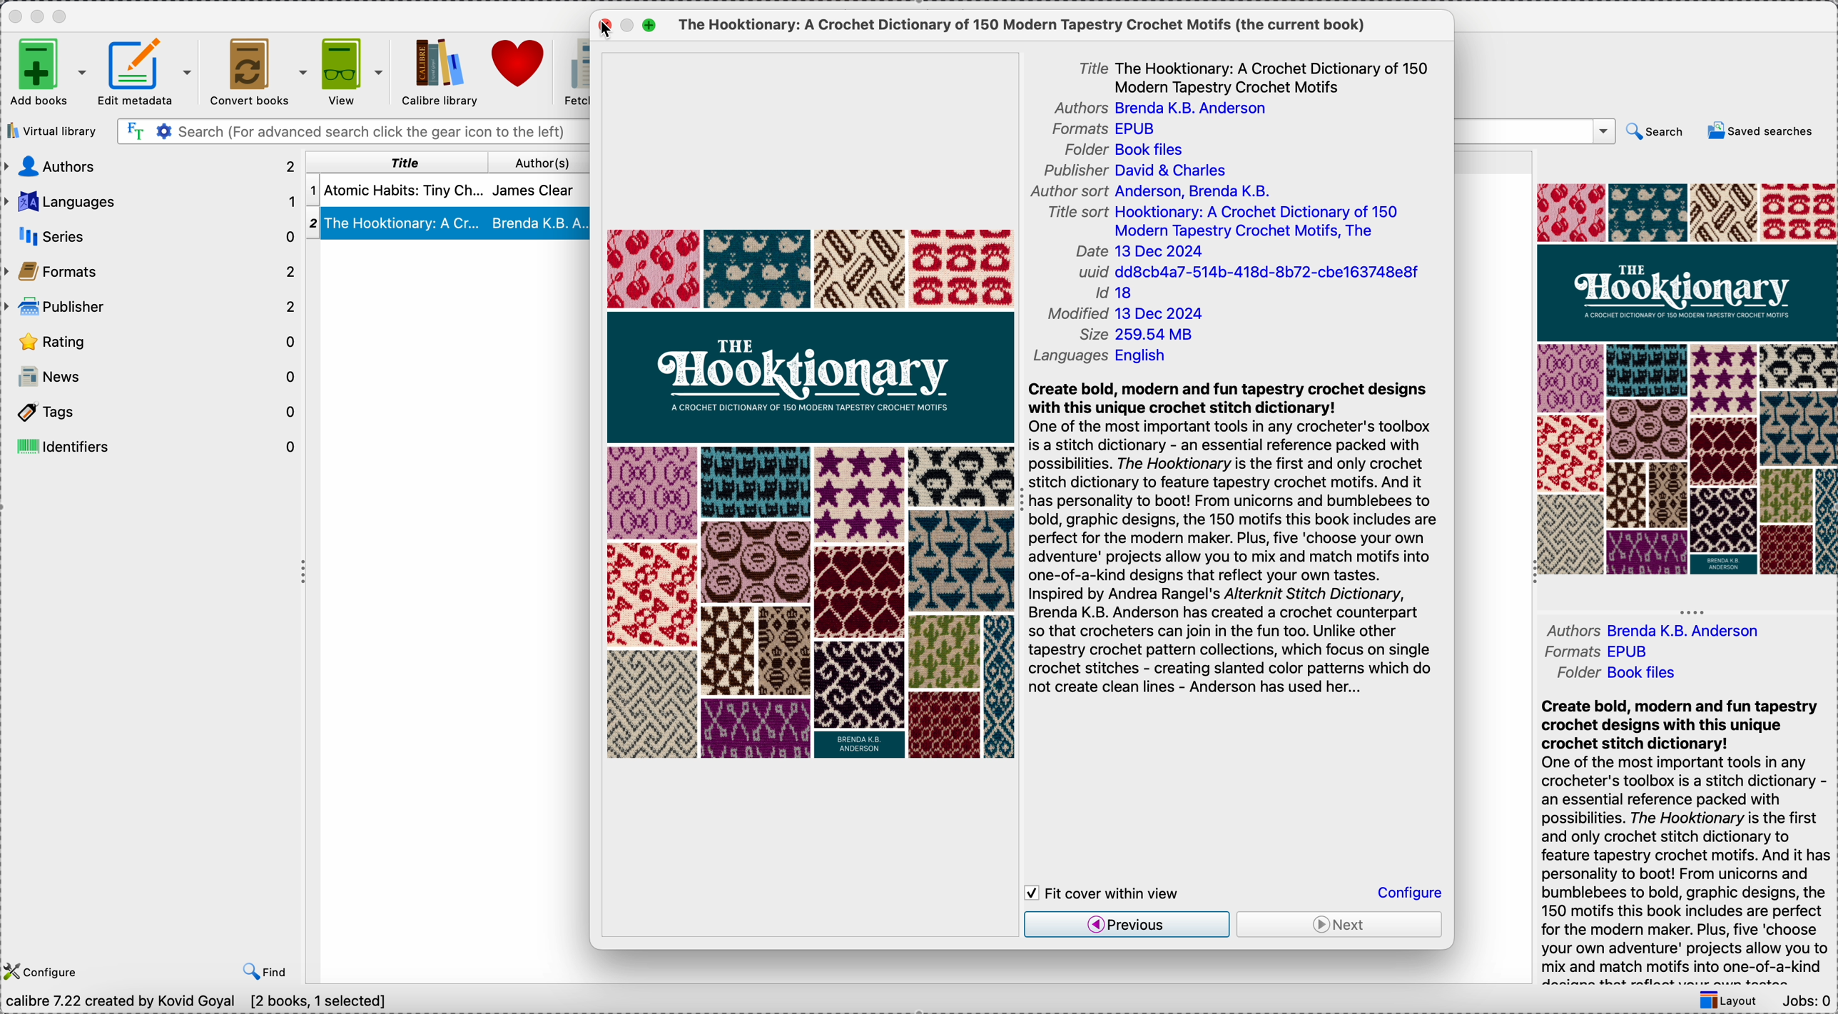 This screenshot has height=1014, width=1838. Describe the element at coordinates (1655, 132) in the screenshot. I see `search` at that location.